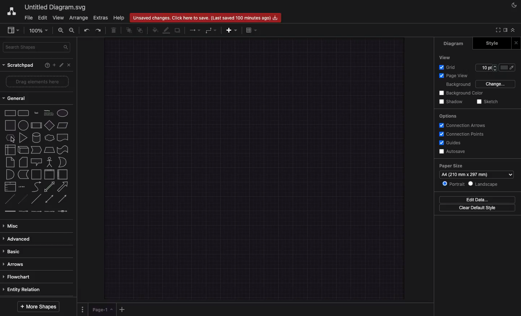 Image resolution: width=521 pixels, height=316 pixels. What do you see at coordinates (15, 264) in the screenshot?
I see `Arrows` at bounding box center [15, 264].